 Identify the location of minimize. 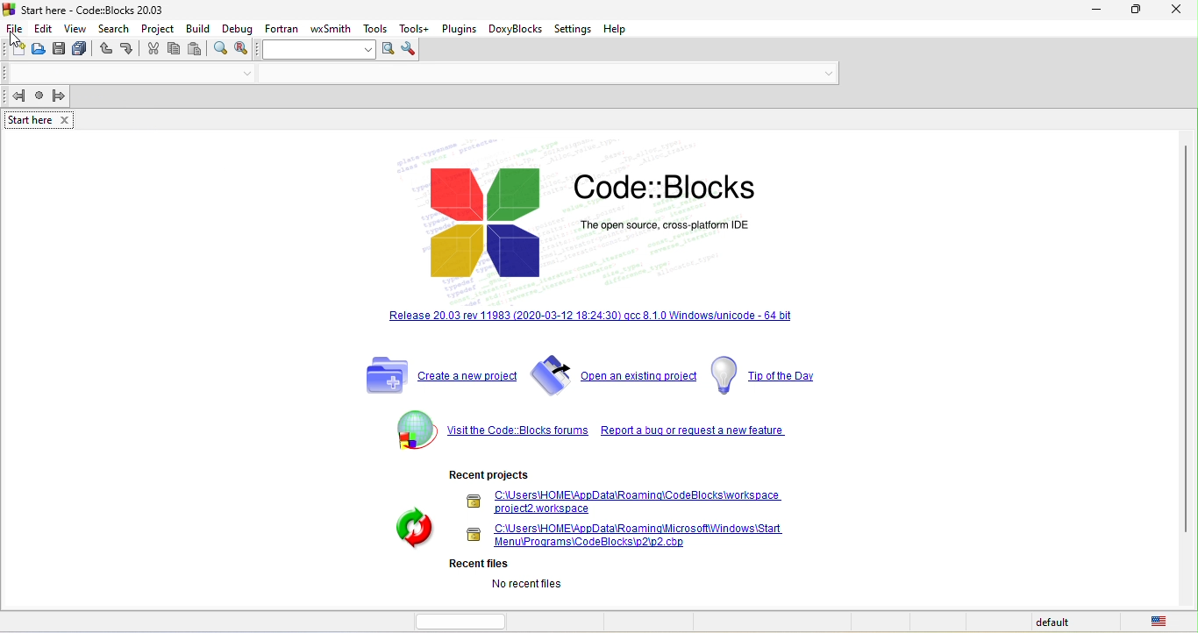
(1096, 11).